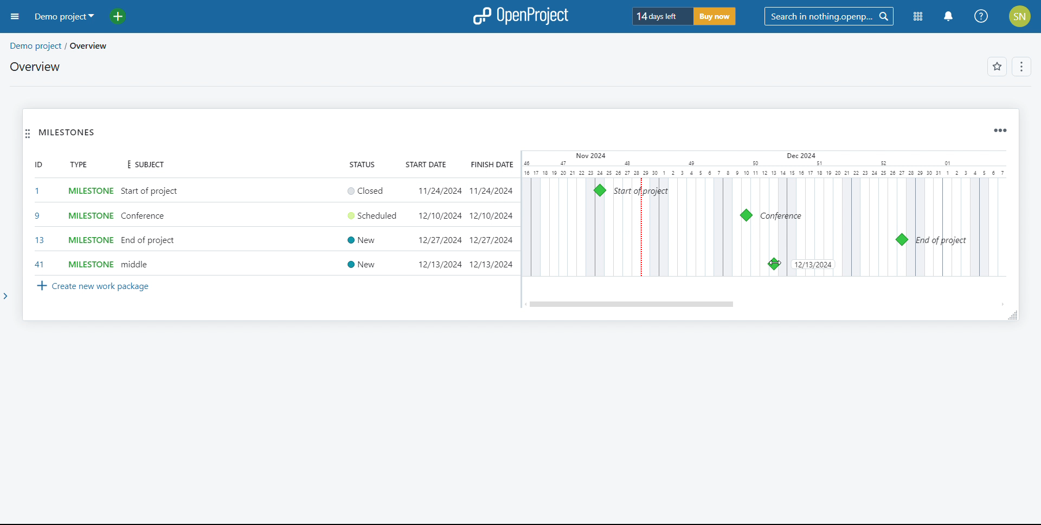  What do you see at coordinates (15, 17) in the screenshot?
I see `open sidebar menu` at bounding box center [15, 17].